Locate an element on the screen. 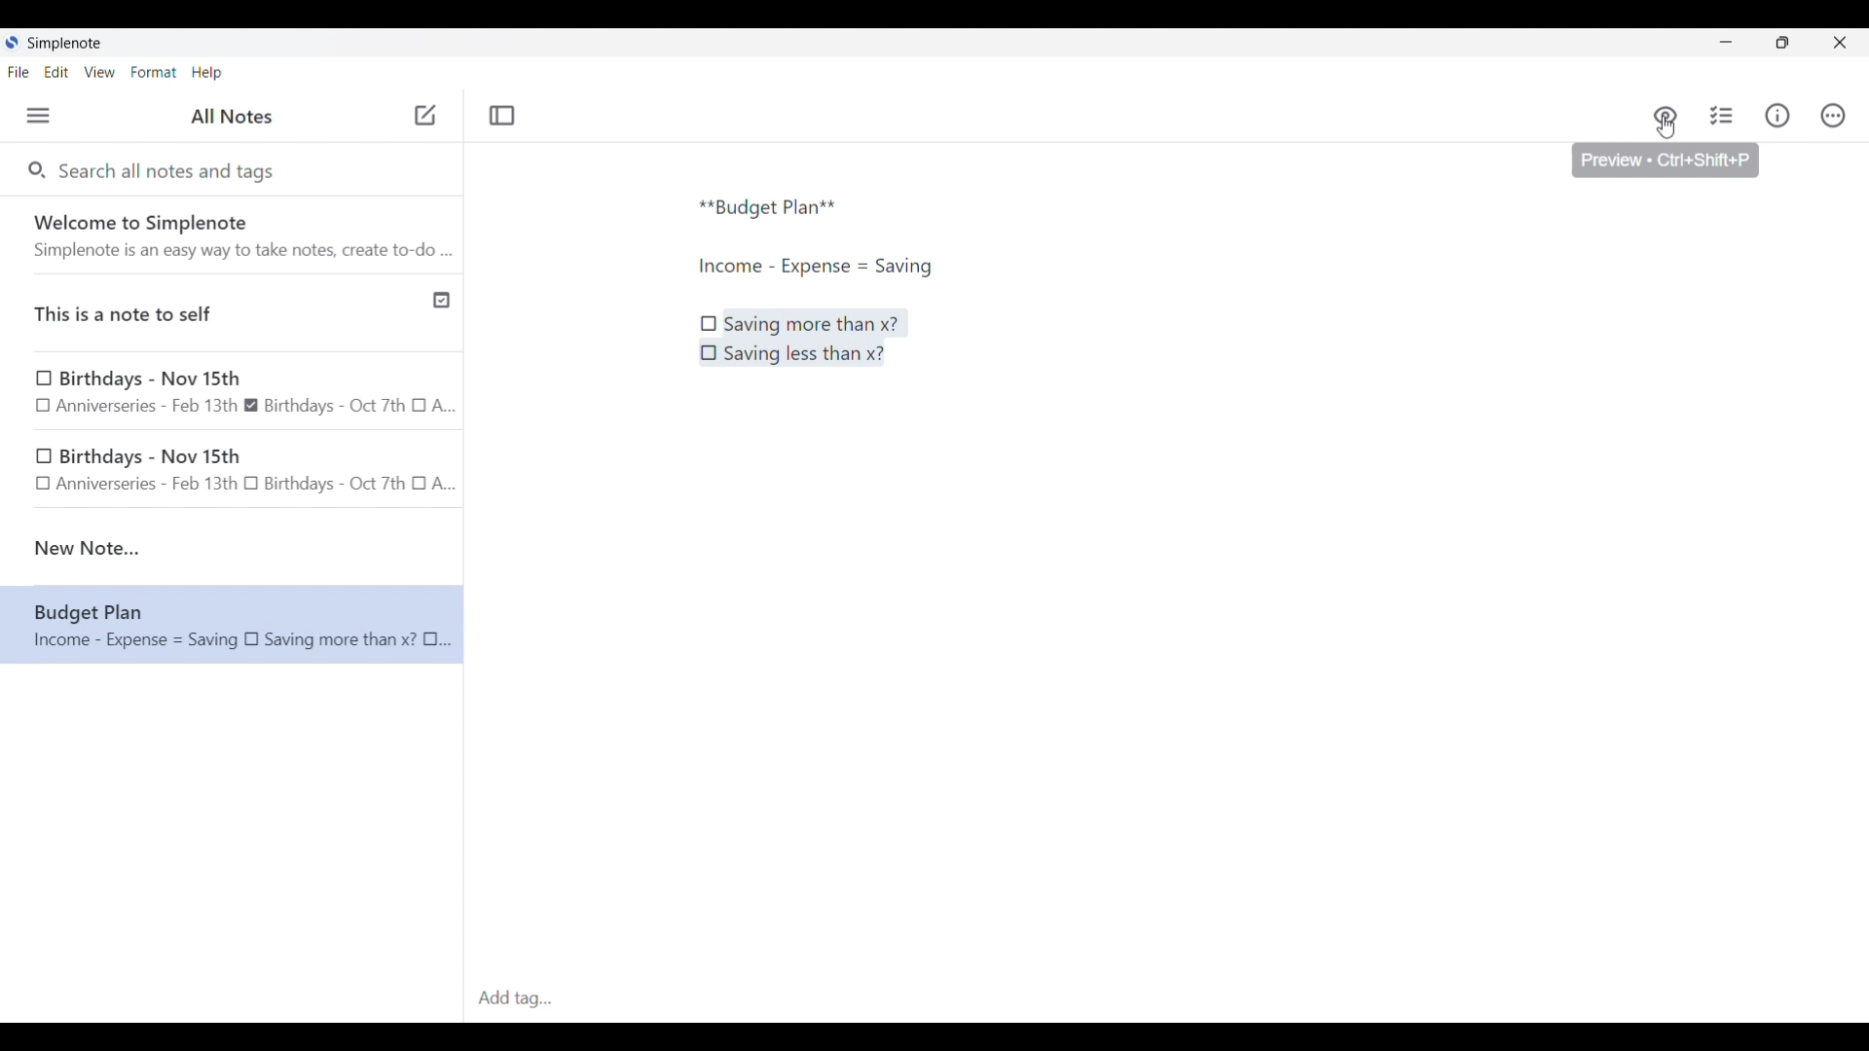  Insert checklist is located at coordinates (1723, 116).